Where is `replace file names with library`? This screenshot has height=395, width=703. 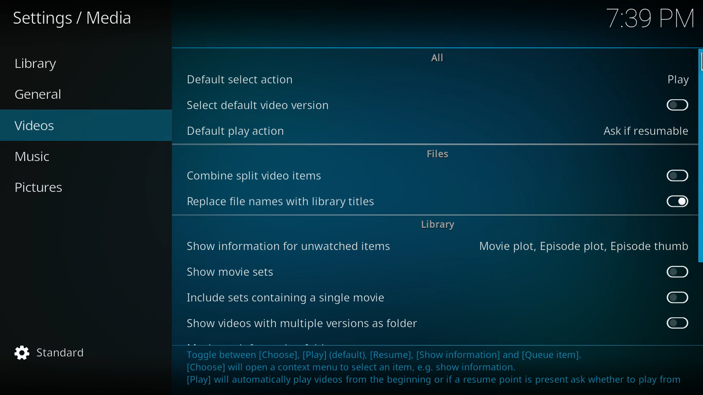
replace file names with library is located at coordinates (286, 204).